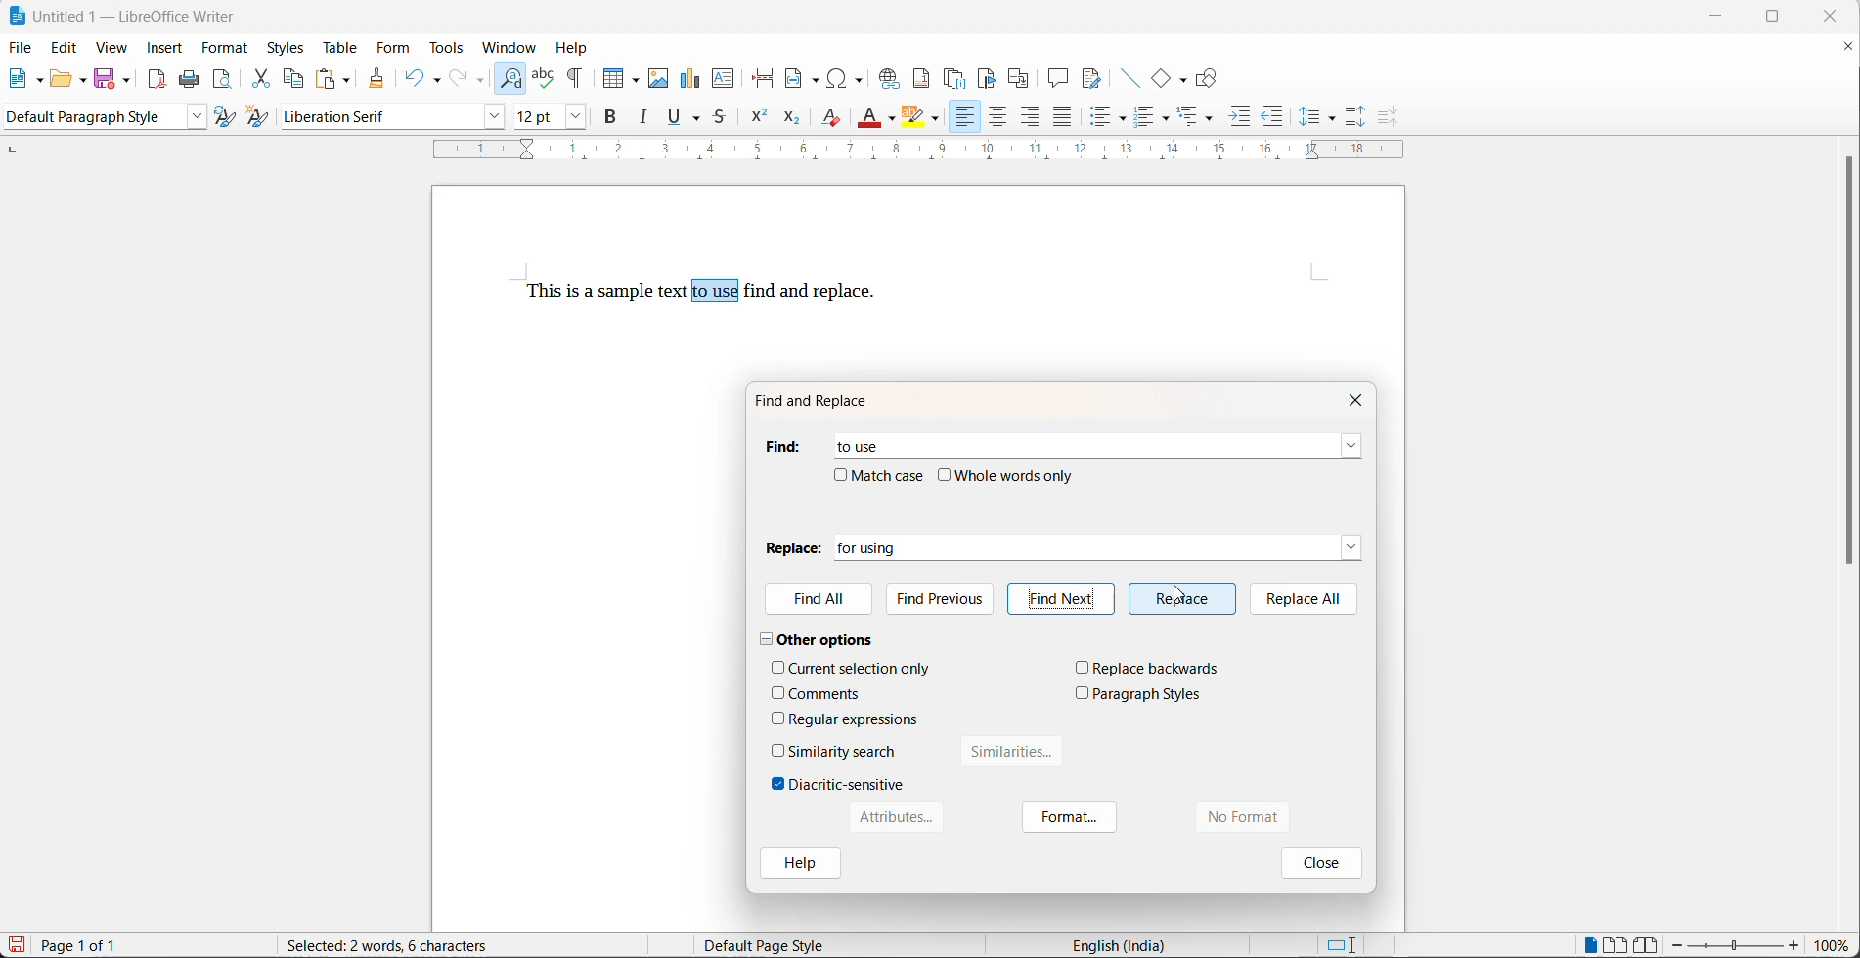 The height and width of the screenshot is (958, 1860). What do you see at coordinates (1129, 78) in the screenshot?
I see `insert lines` at bounding box center [1129, 78].